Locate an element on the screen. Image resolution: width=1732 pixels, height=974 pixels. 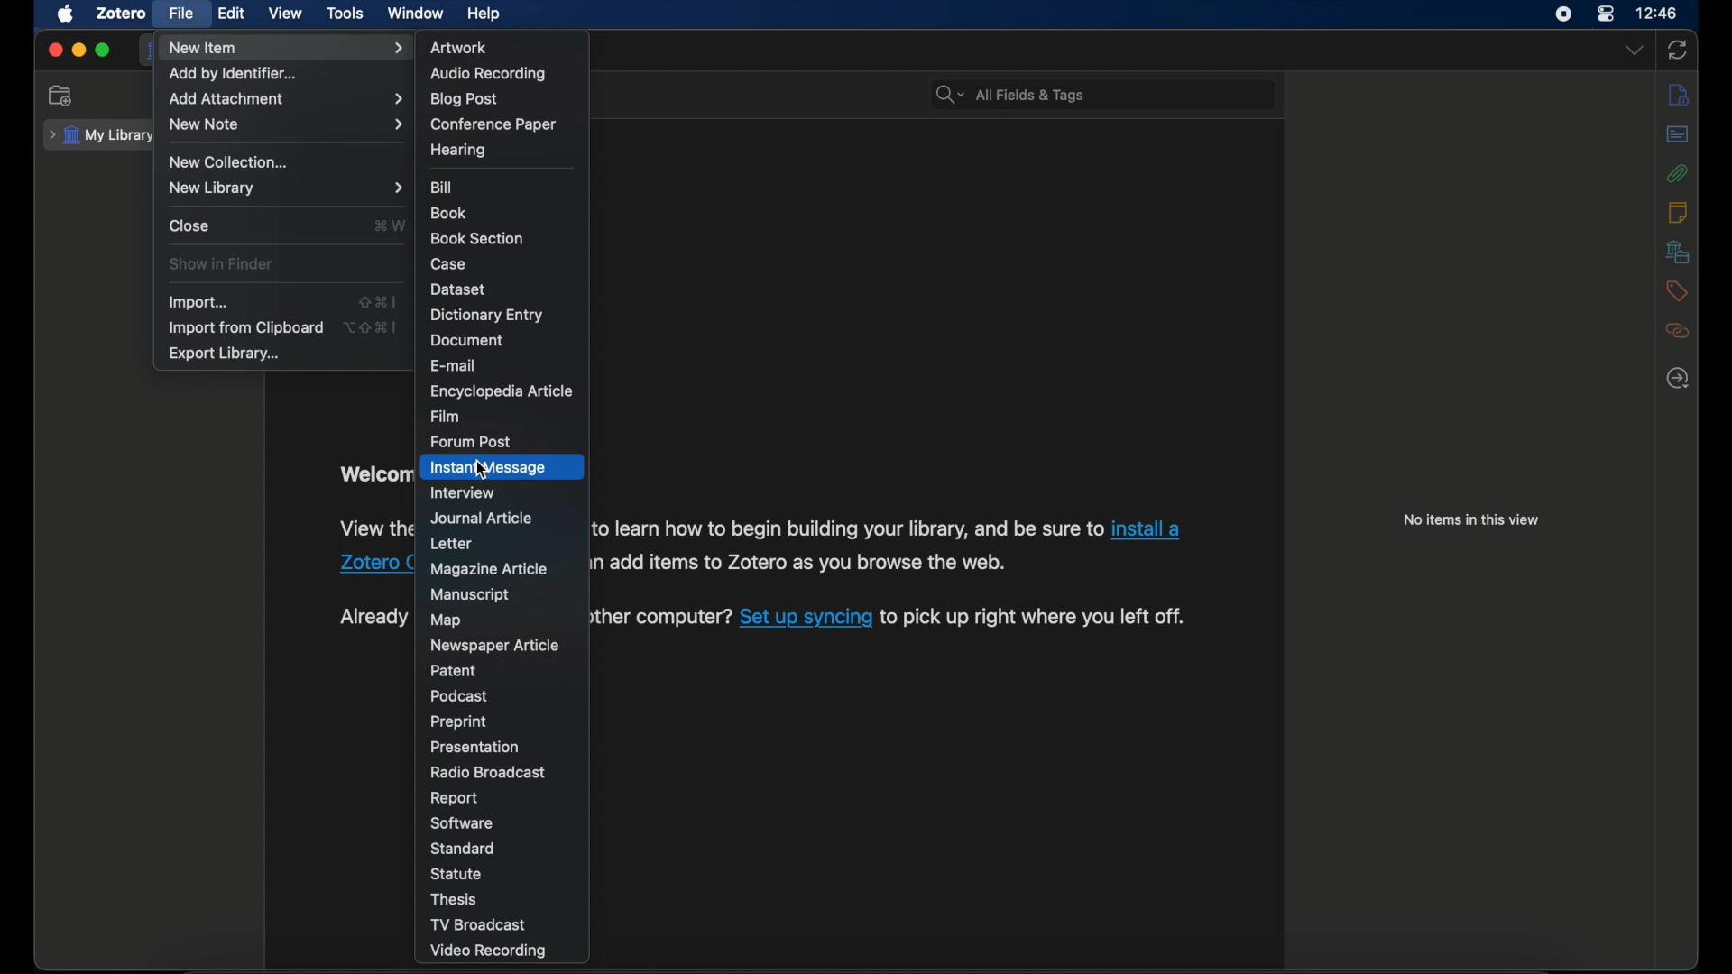
newspaper article is located at coordinates (493, 647).